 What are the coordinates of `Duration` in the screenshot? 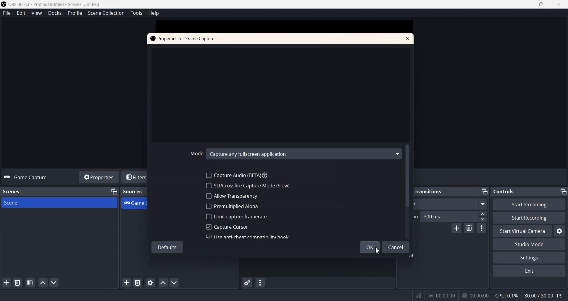 It's located at (451, 217).